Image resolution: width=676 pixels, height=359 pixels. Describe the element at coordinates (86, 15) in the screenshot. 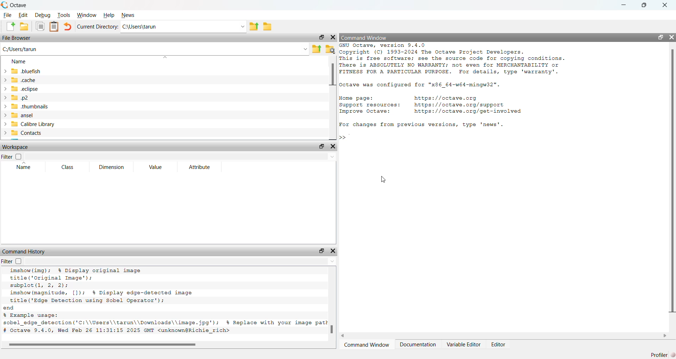

I see `Window` at that location.